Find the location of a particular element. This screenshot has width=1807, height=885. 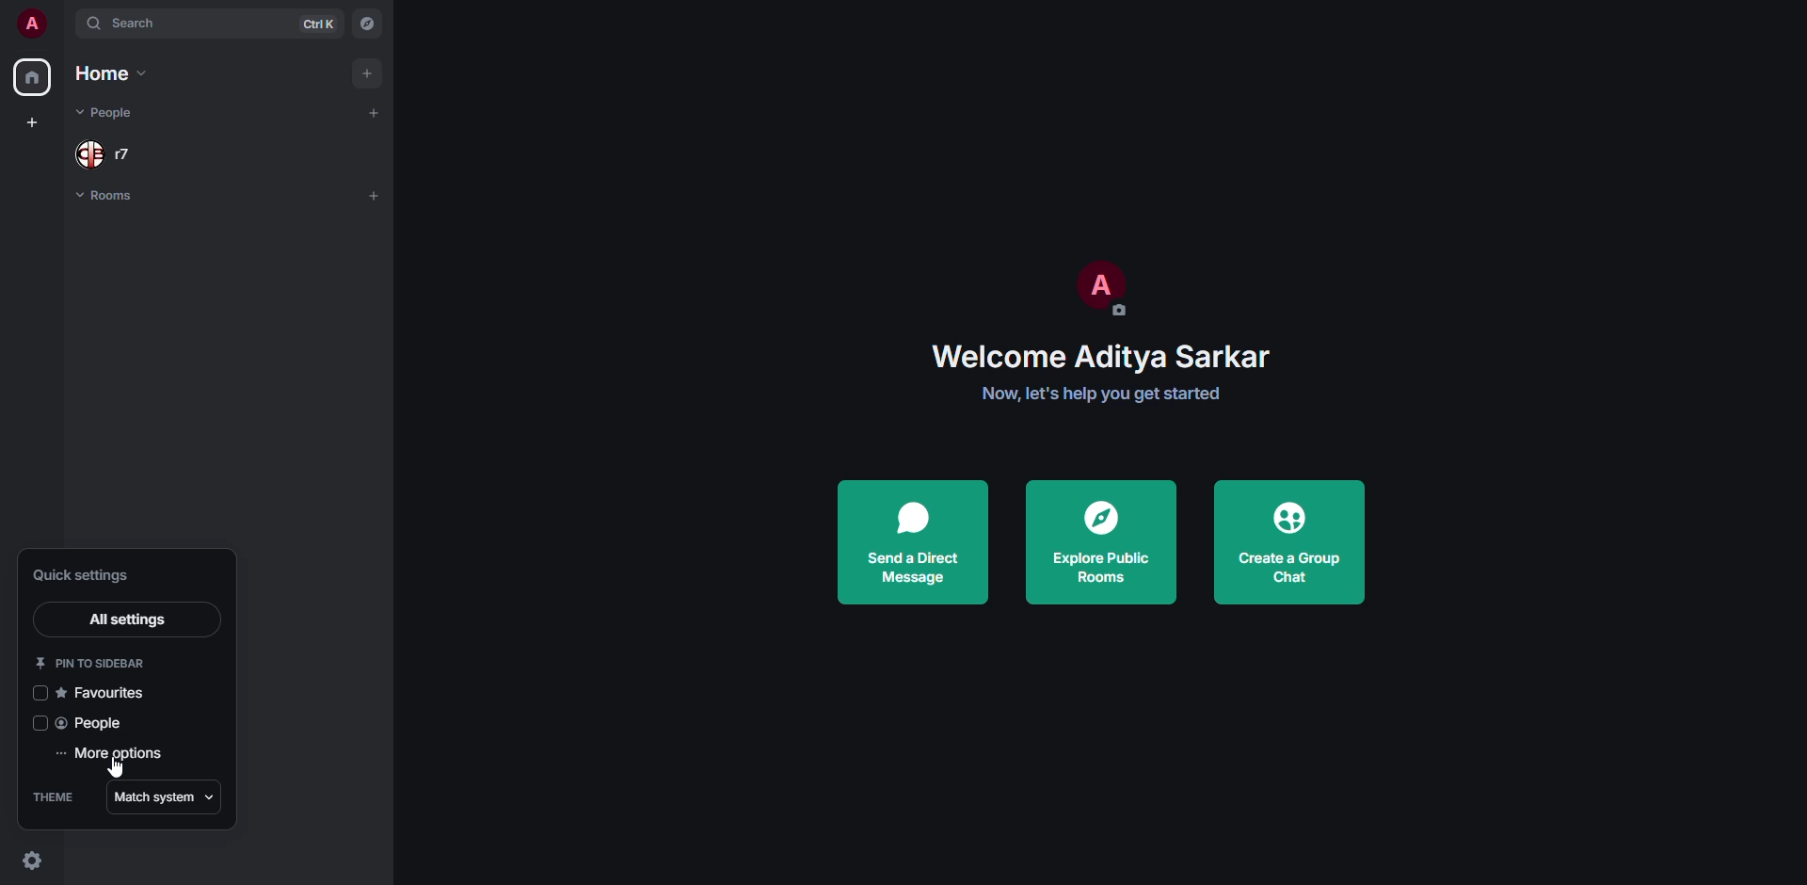

theme is located at coordinates (56, 795).